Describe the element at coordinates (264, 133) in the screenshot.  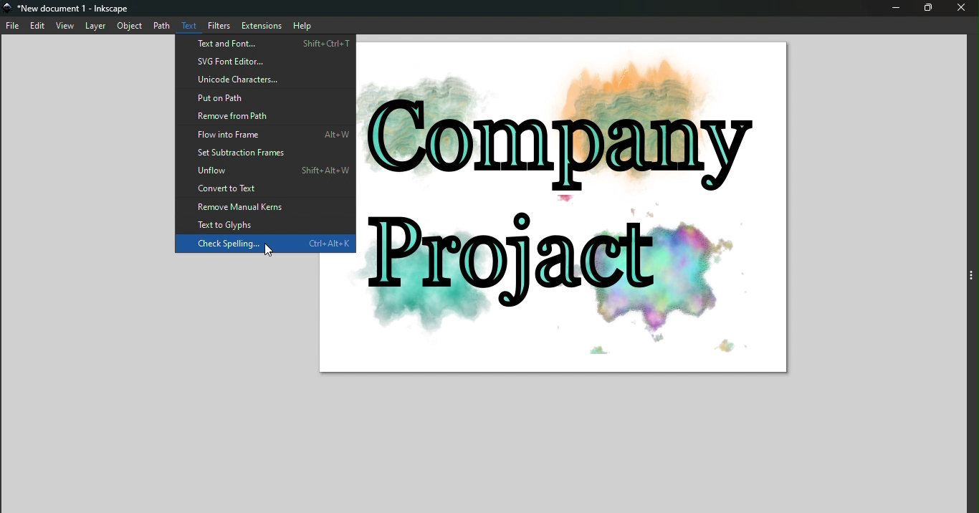
I see `Flow into frame` at that location.